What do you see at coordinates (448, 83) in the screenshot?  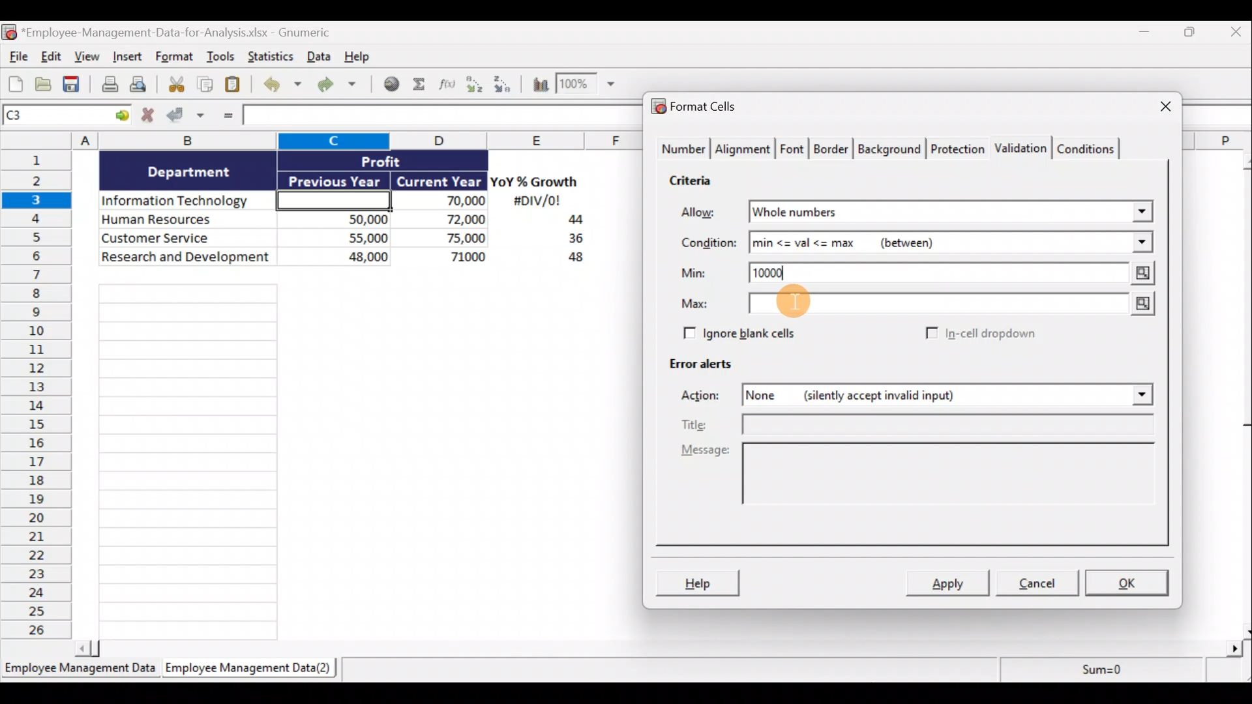 I see `Edit a function in the current cell` at bounding box center [448, 83].